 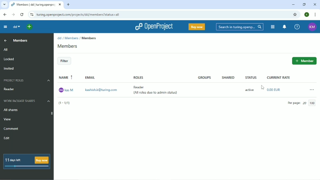 I want to click on Customize and control google chrome, so click(x=315, y=15).